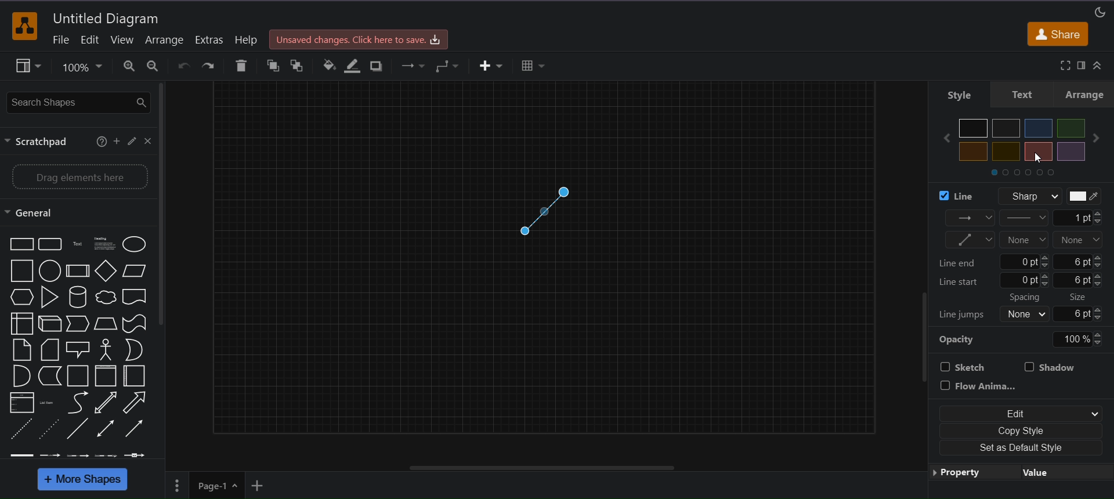 The width and height of the screenshot is (1114, 499). I want to click on connection, so click(972, 217).